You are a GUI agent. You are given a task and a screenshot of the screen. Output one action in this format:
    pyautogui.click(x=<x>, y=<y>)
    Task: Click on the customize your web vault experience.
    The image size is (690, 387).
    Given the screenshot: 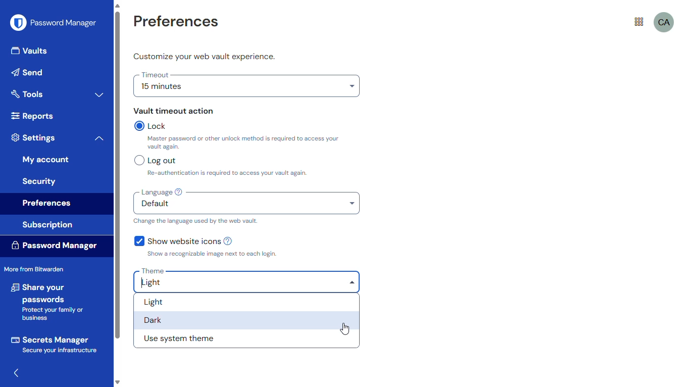 What is the action you would take?
    pyautogui.click(x=205, y=57)
    